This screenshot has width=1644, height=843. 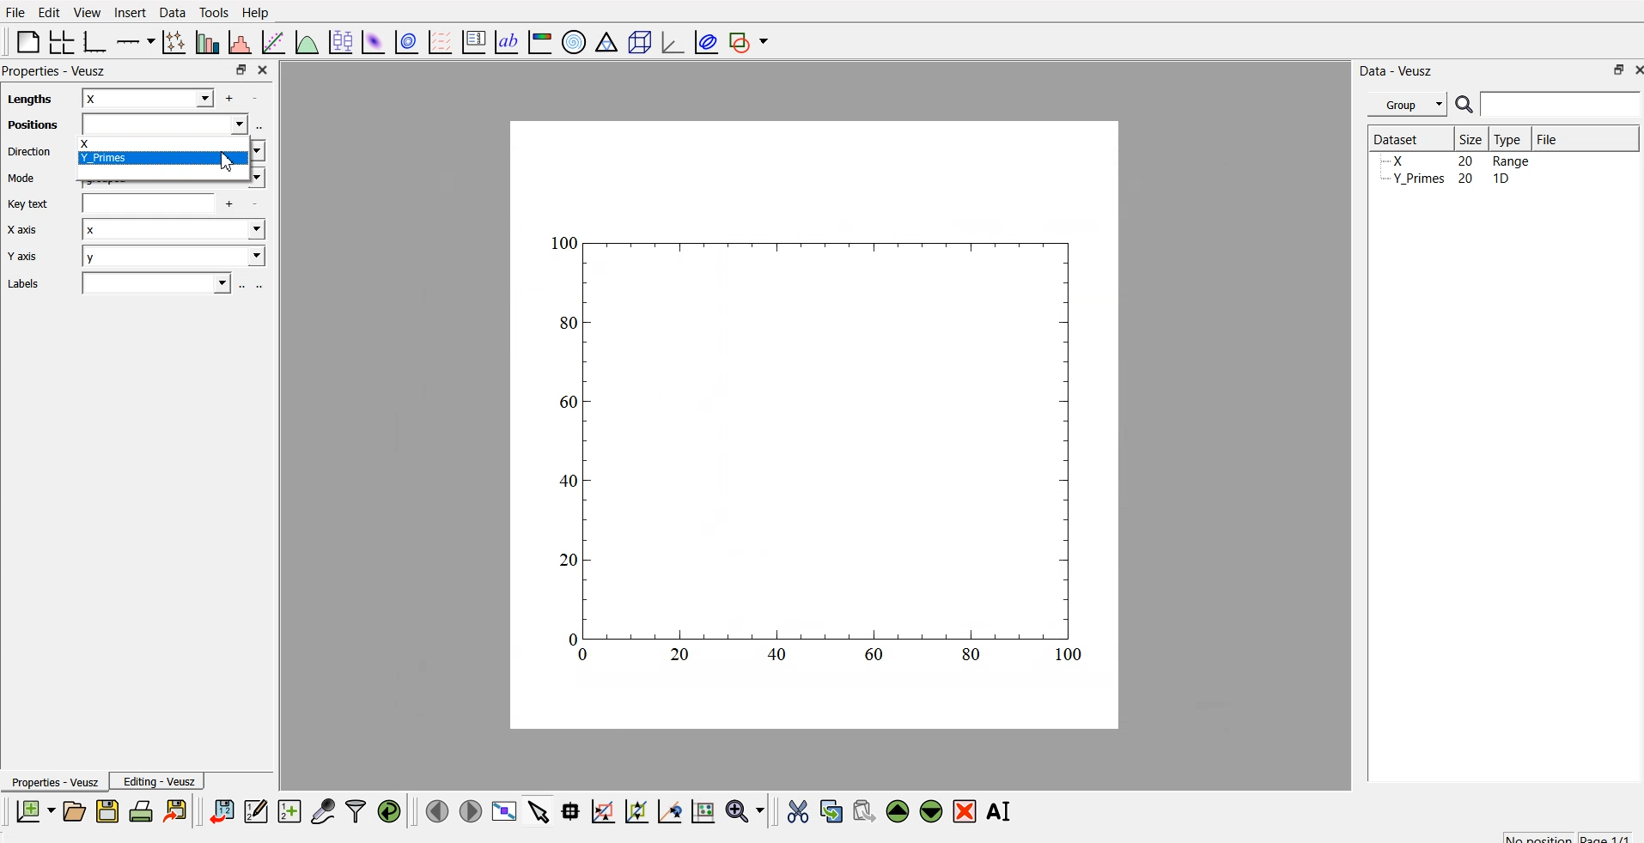 What do you see at coordinates (745, 810) in the screenshot?
I see `zoom menu` at bounding box center [745, 810].